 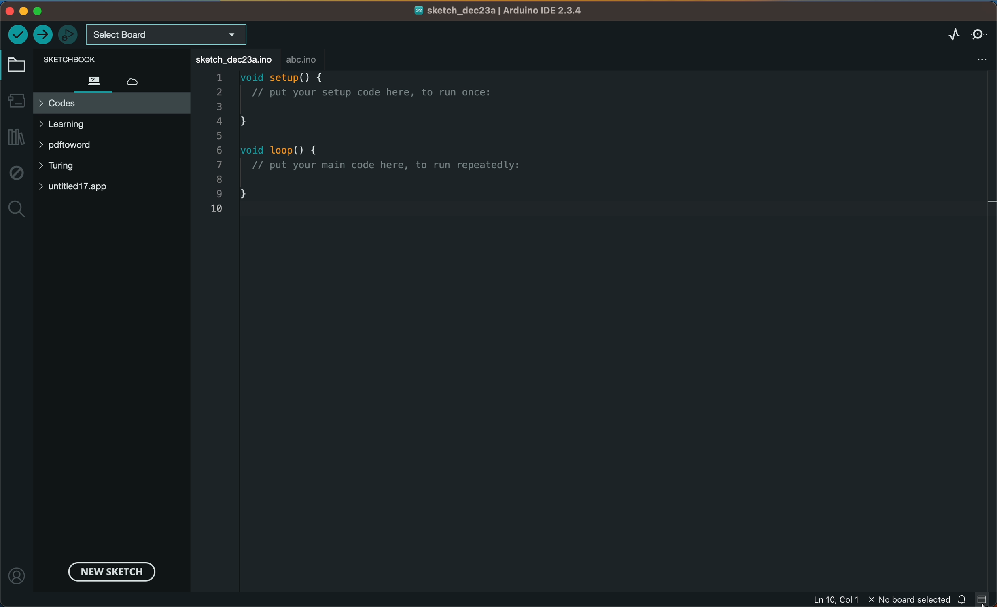 What do you see at coordinates (16, 137) in the screenshot?
I see `library manager` at bounding box center [16, 137].